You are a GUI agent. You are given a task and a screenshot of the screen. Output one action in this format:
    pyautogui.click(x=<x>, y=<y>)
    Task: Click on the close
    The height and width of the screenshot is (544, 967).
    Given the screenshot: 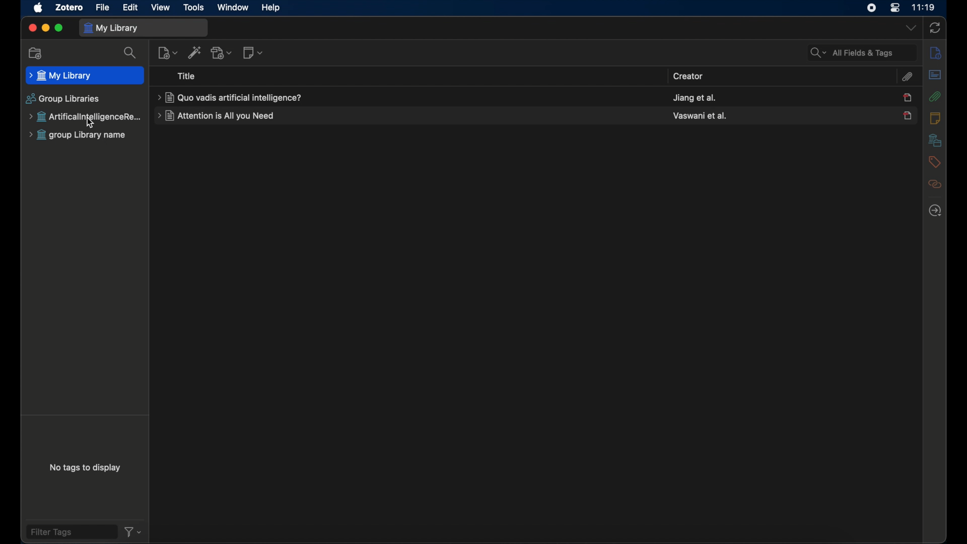 What is the action you would take?
    pyautogui.click(x=31, y=29)
    